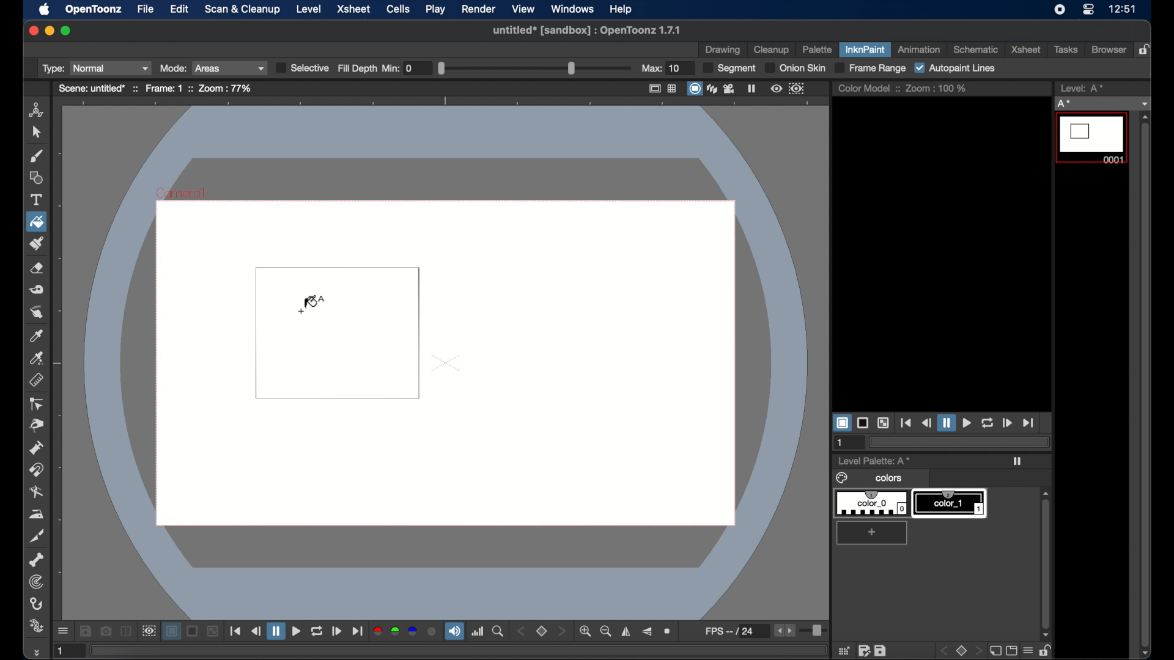 This screenshot has height=660, width=1174. Describe the element at coordinates (37, 515) in the screenshot. I see `iron tool` at that location.